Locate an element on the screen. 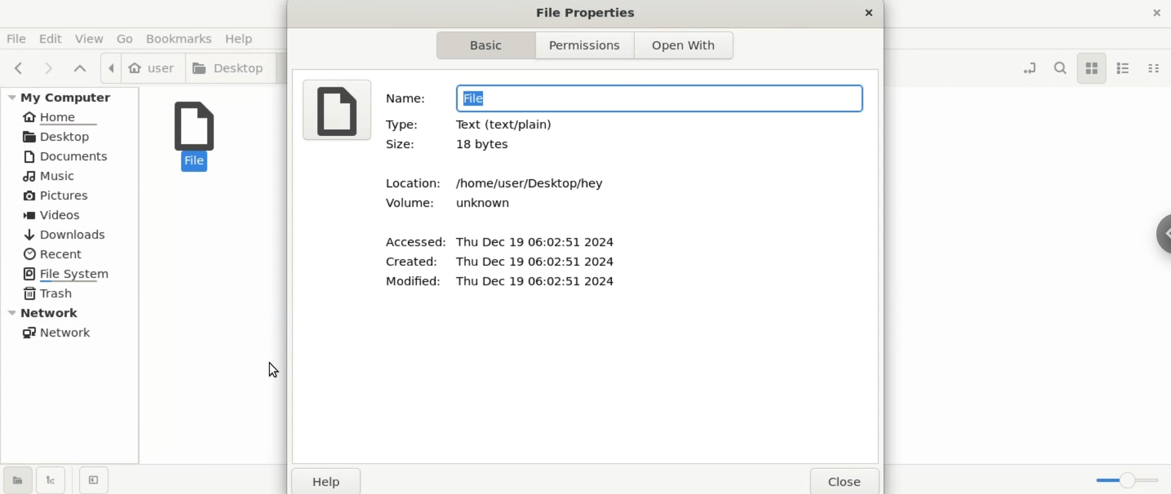 The width and height of the screenshot is (1171, 494). view is located at coordinates (90, 38).